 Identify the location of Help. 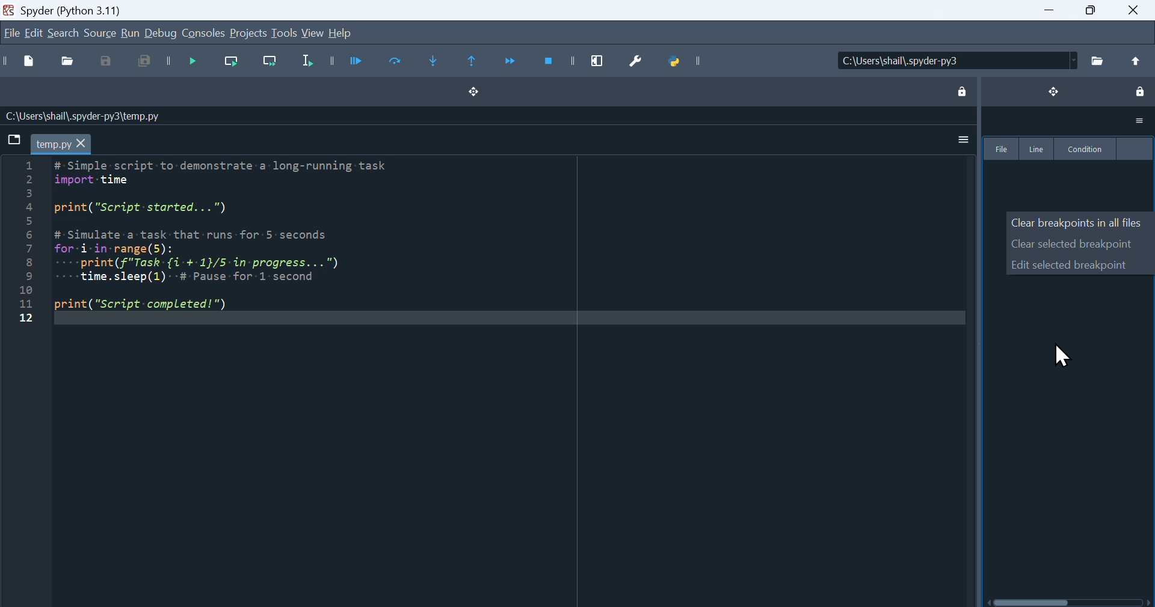
(348, 32).